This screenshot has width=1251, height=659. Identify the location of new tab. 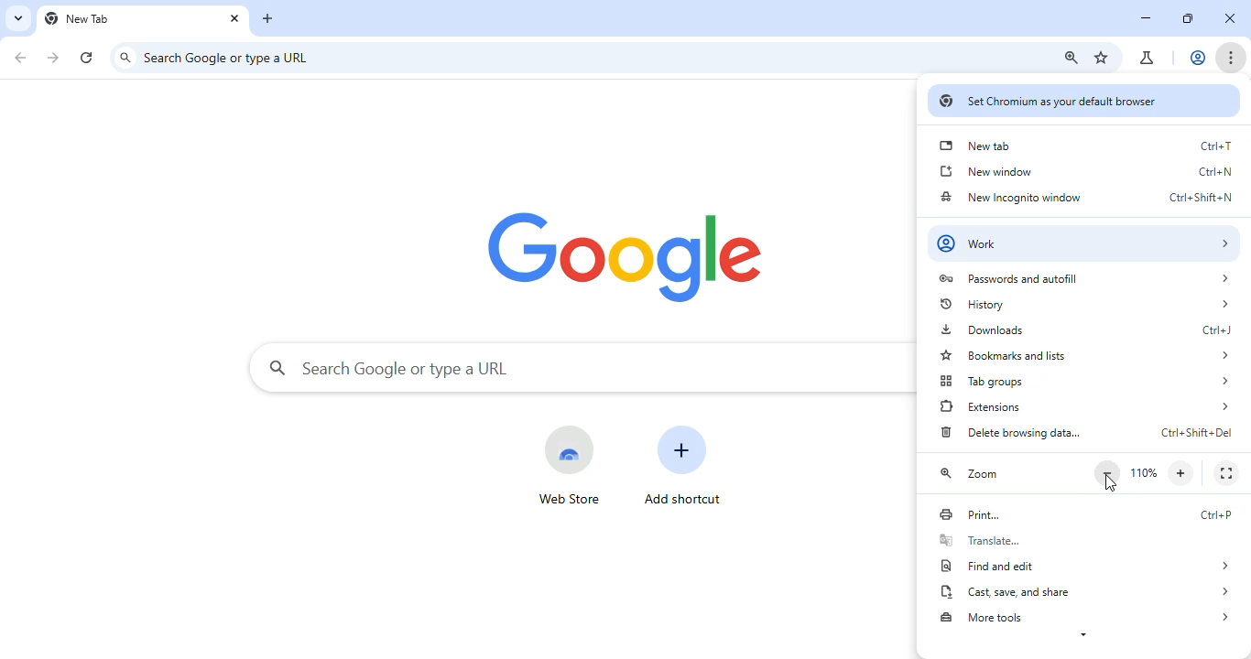
(81, 19).